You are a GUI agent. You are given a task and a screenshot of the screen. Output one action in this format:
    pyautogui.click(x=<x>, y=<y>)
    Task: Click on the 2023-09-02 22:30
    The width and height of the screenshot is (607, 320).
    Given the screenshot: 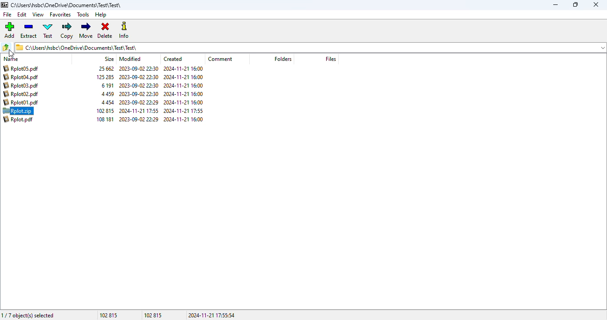 What is the action you would take?
    pyautogui.click(x=139, y=68)
    